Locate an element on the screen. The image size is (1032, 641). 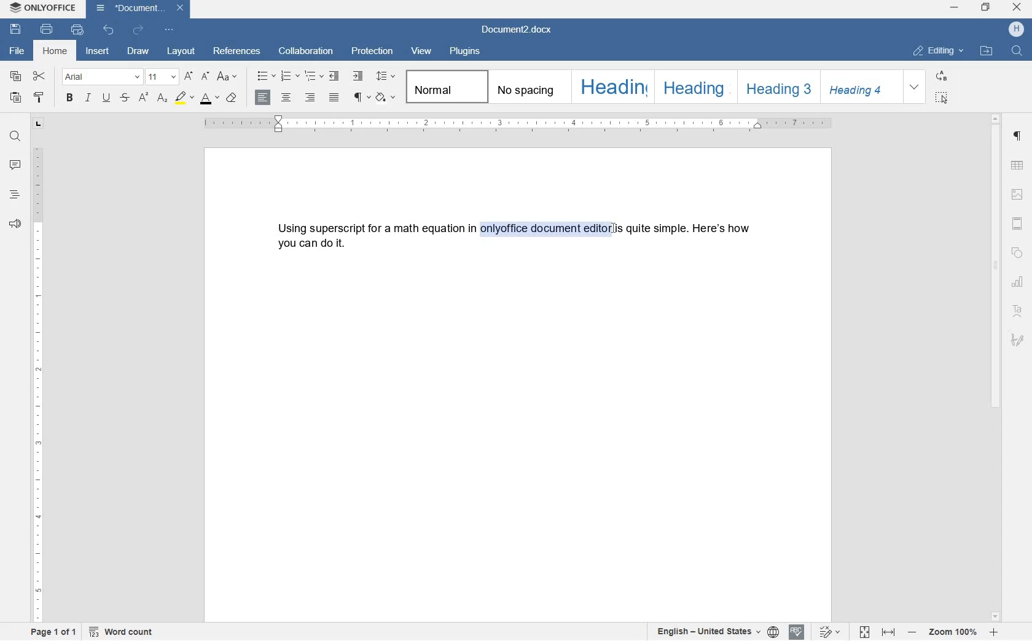
plugins is located at coordinates (466, 52).